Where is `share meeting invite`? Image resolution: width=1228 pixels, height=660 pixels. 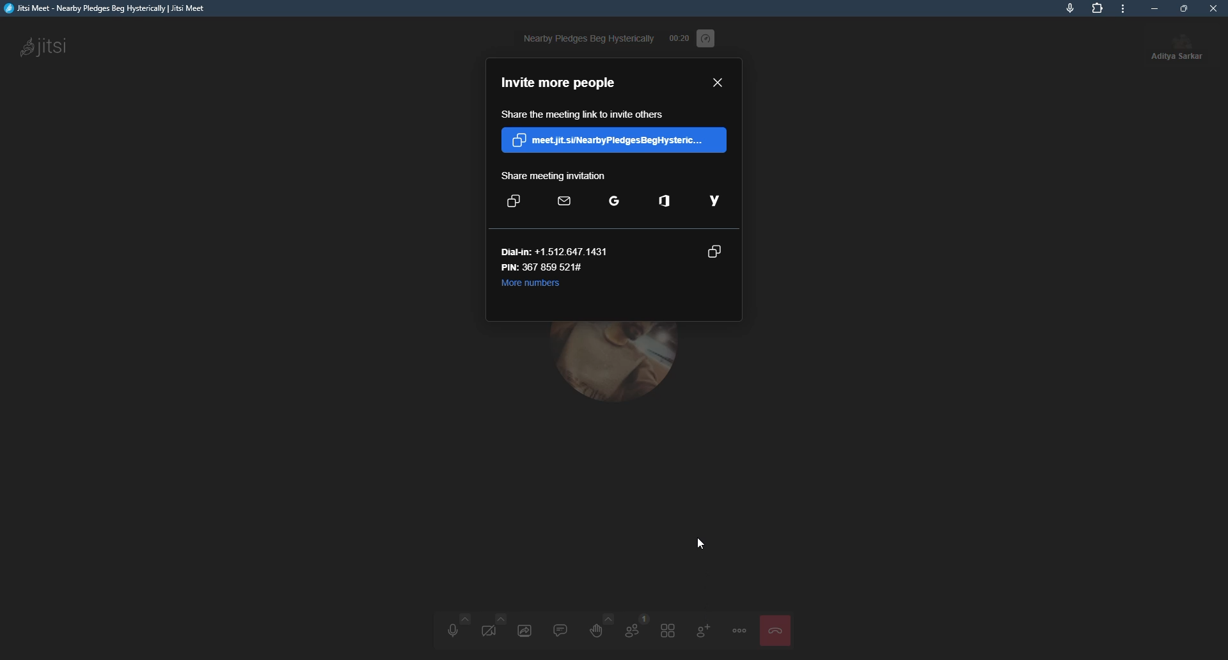 share meeting invite is located at coordinates (558, 175).